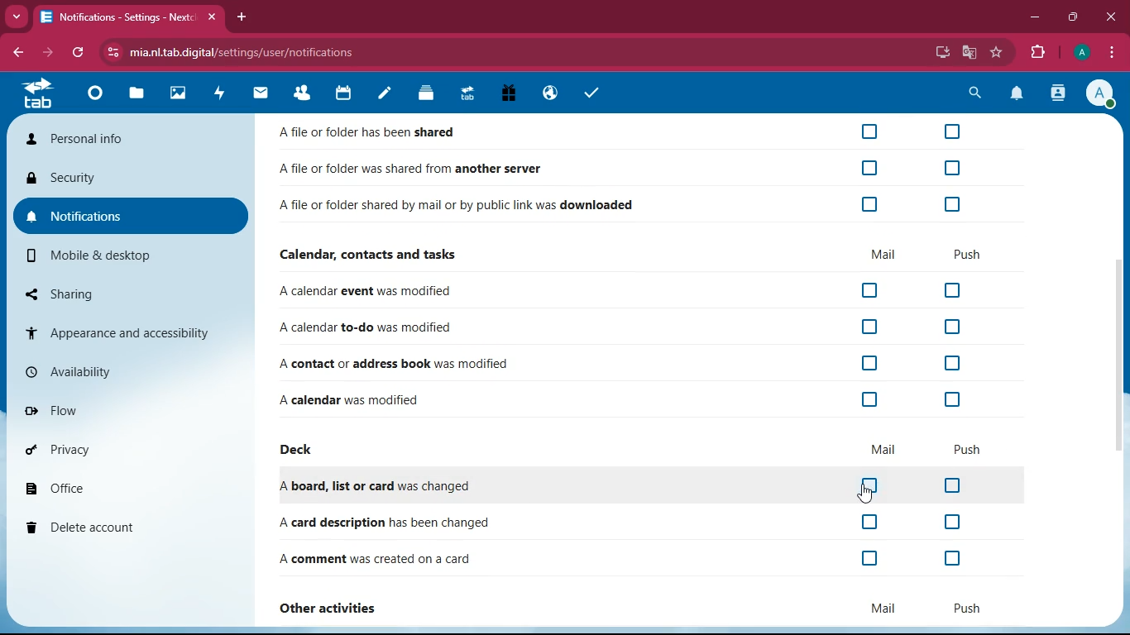  What do you see at coordinates (968, 444) in the screenshot?
I see `push` at bounding box center [968, 444].